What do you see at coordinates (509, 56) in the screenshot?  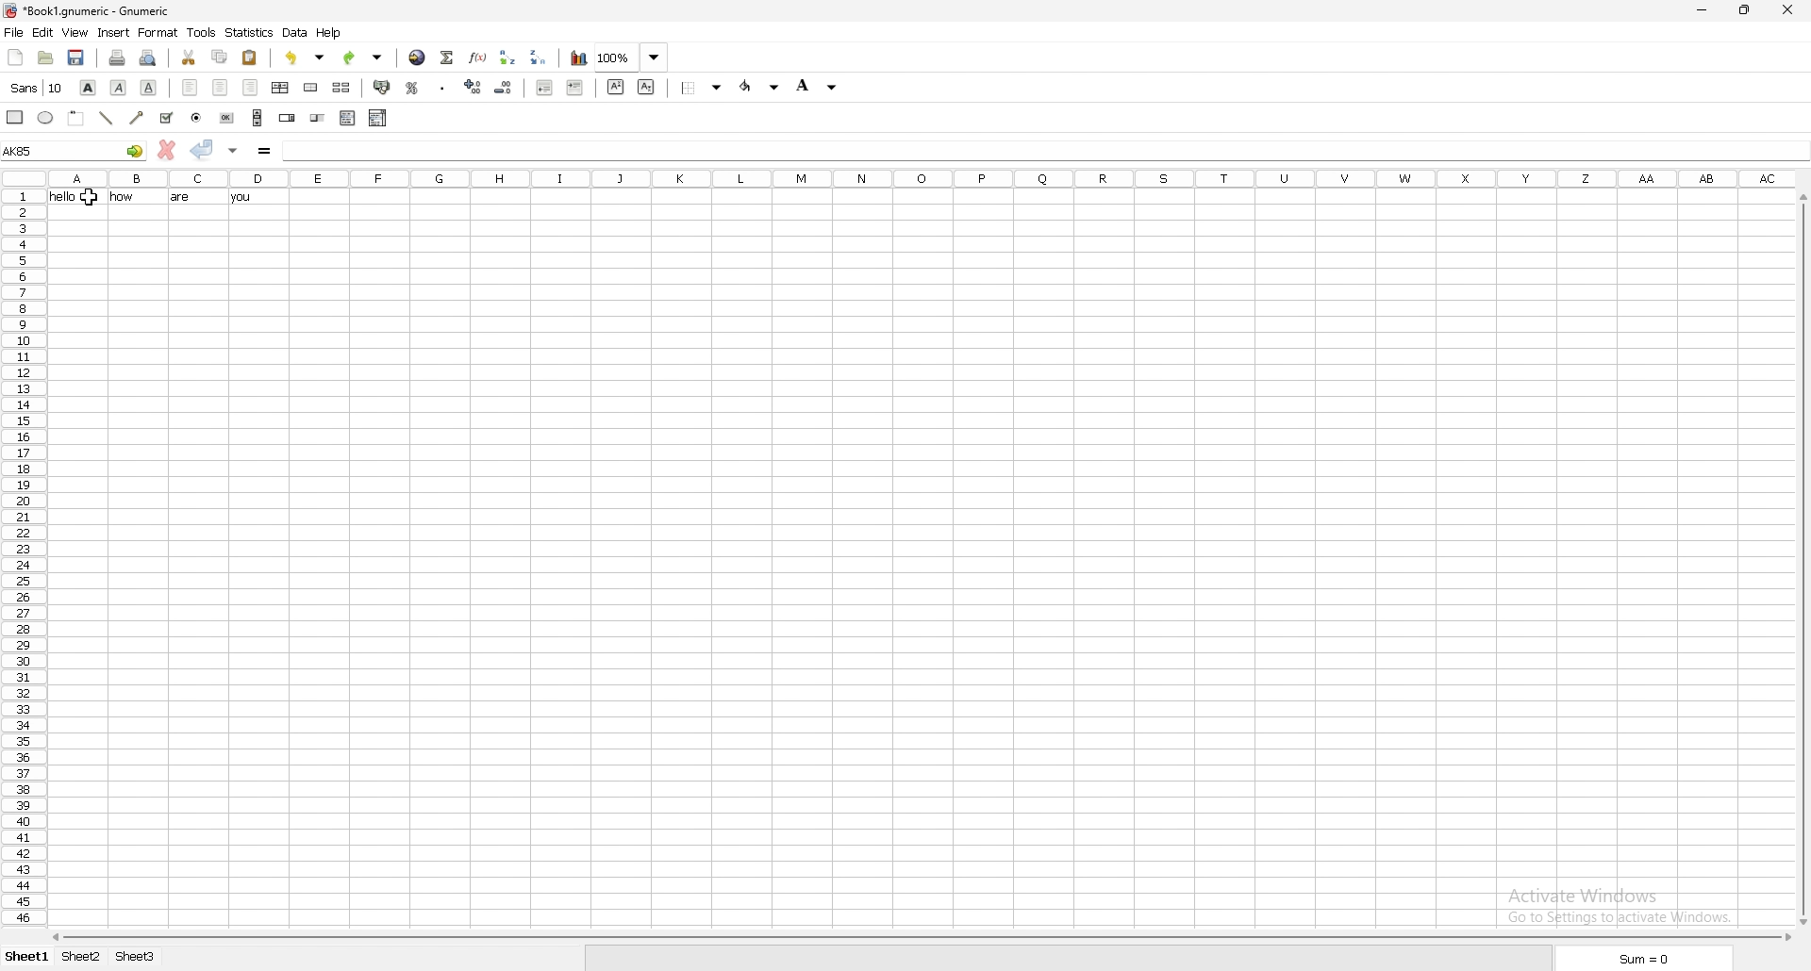 I see `sort ascending` at bounding box center [509, 56].